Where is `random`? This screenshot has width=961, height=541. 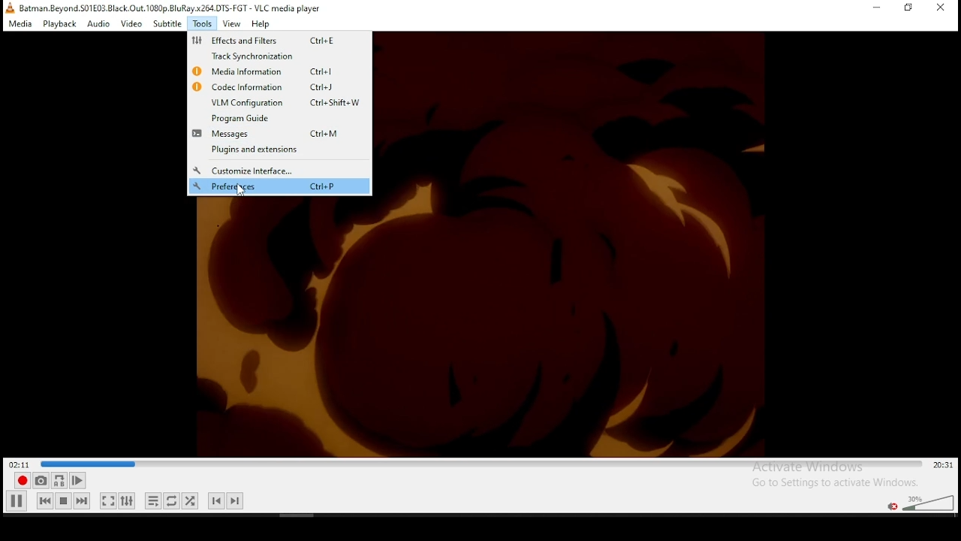 random is located at coordinates (190, 501).